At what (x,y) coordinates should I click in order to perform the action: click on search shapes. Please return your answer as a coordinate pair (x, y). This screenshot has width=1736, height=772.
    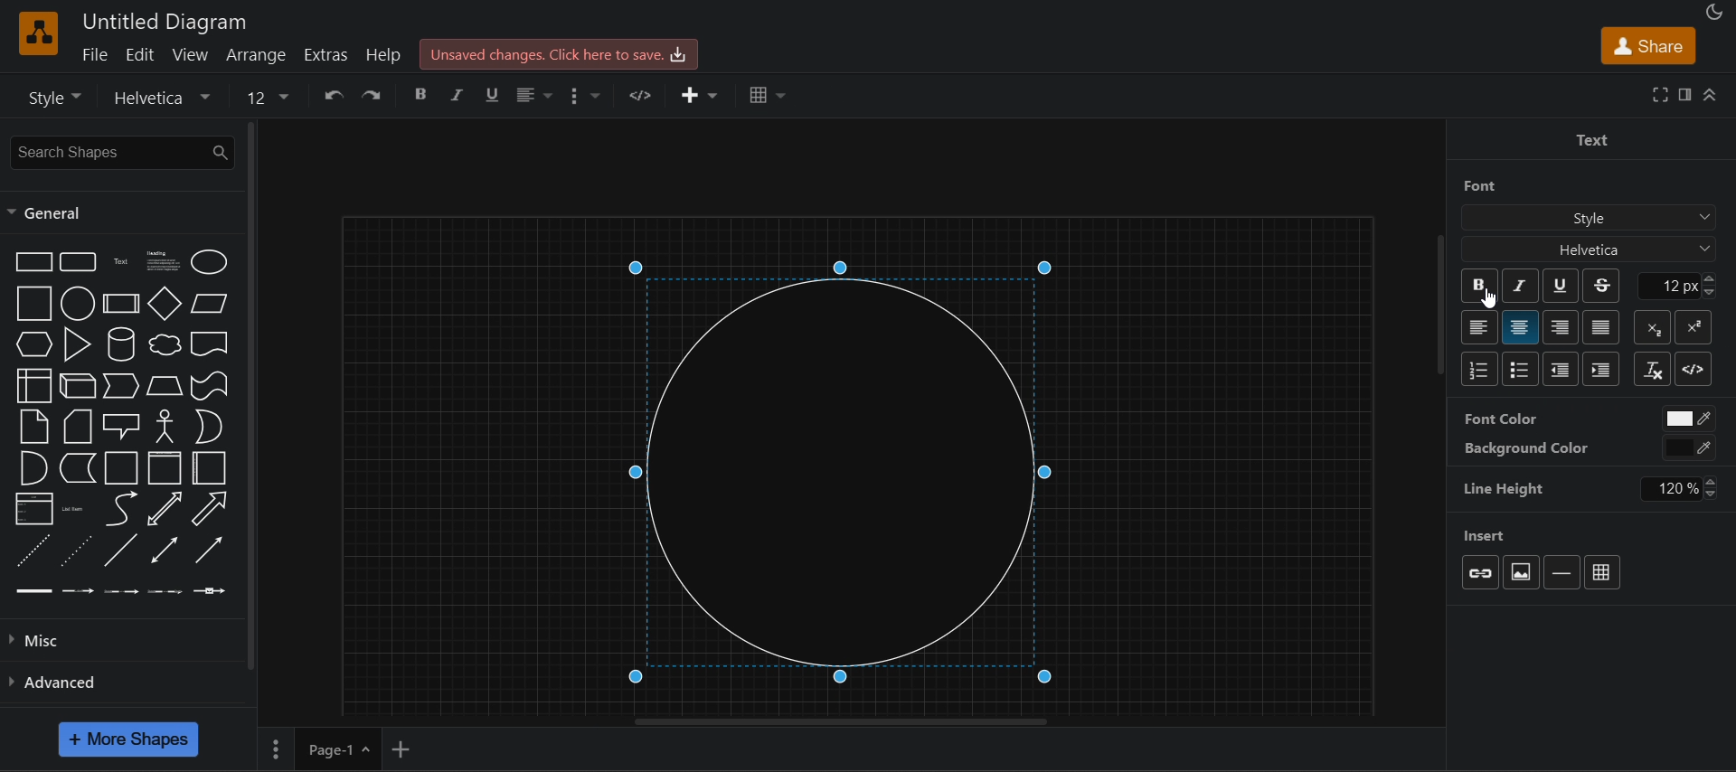
    Looking at the image, I should click on (117, 151).